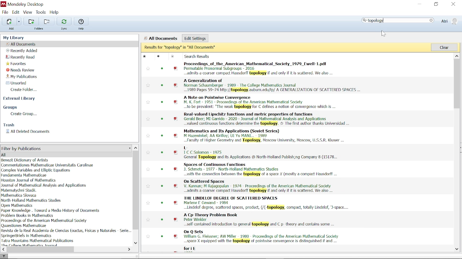 The image size is (462, 259). I want to click on author, so click(31, 200).